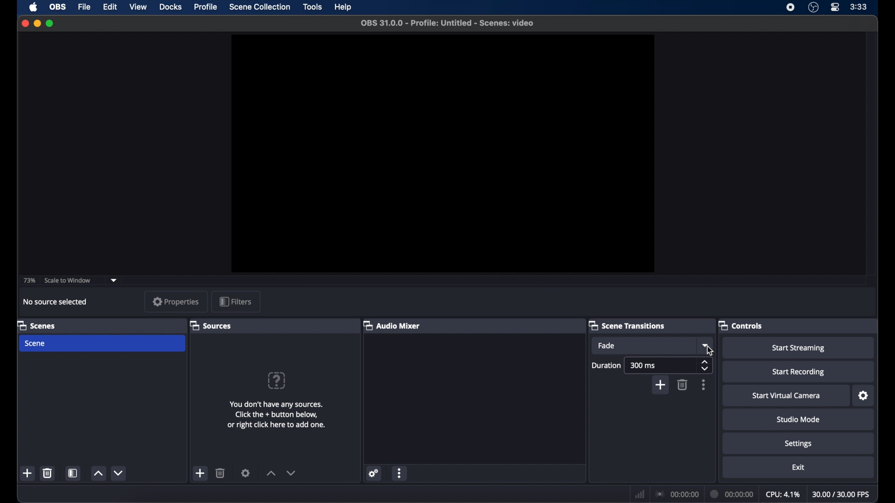 This screenshot has height=503, width=895. What do you see at coordinates (277, 380) in the screenshot?
I see `question mark icon` at bounding box center [277, 380].